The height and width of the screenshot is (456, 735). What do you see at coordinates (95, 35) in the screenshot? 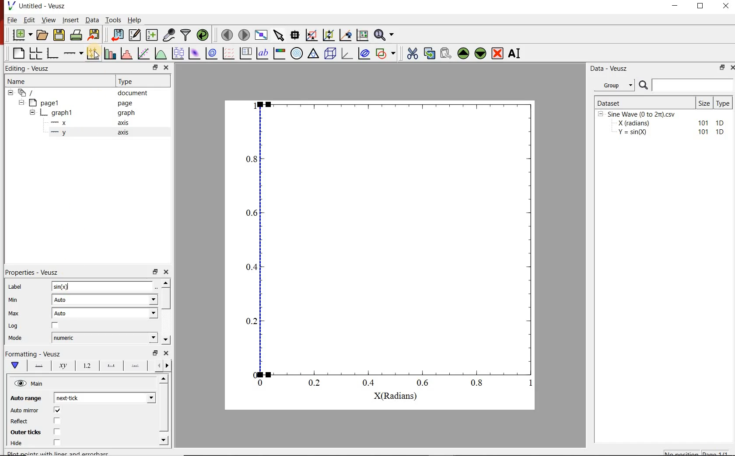
I see `export to graphics` at bounding box center [95, 35].